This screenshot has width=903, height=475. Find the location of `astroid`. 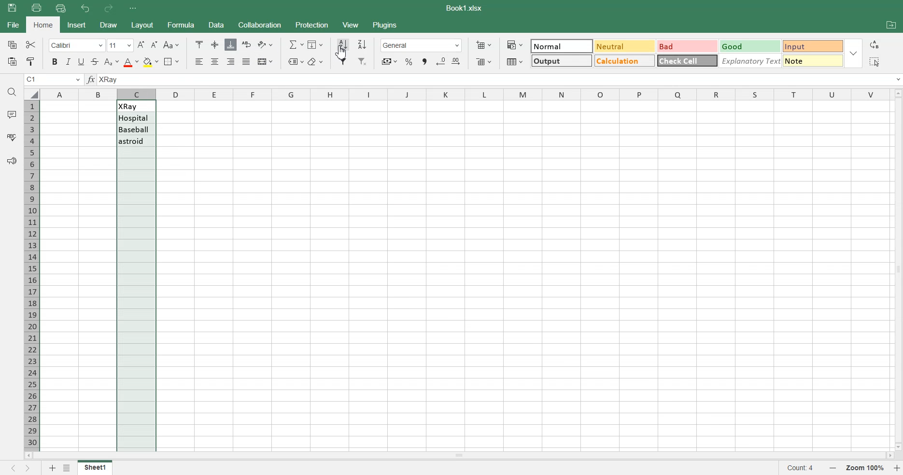

astroid is located at coordinates (136, 141).